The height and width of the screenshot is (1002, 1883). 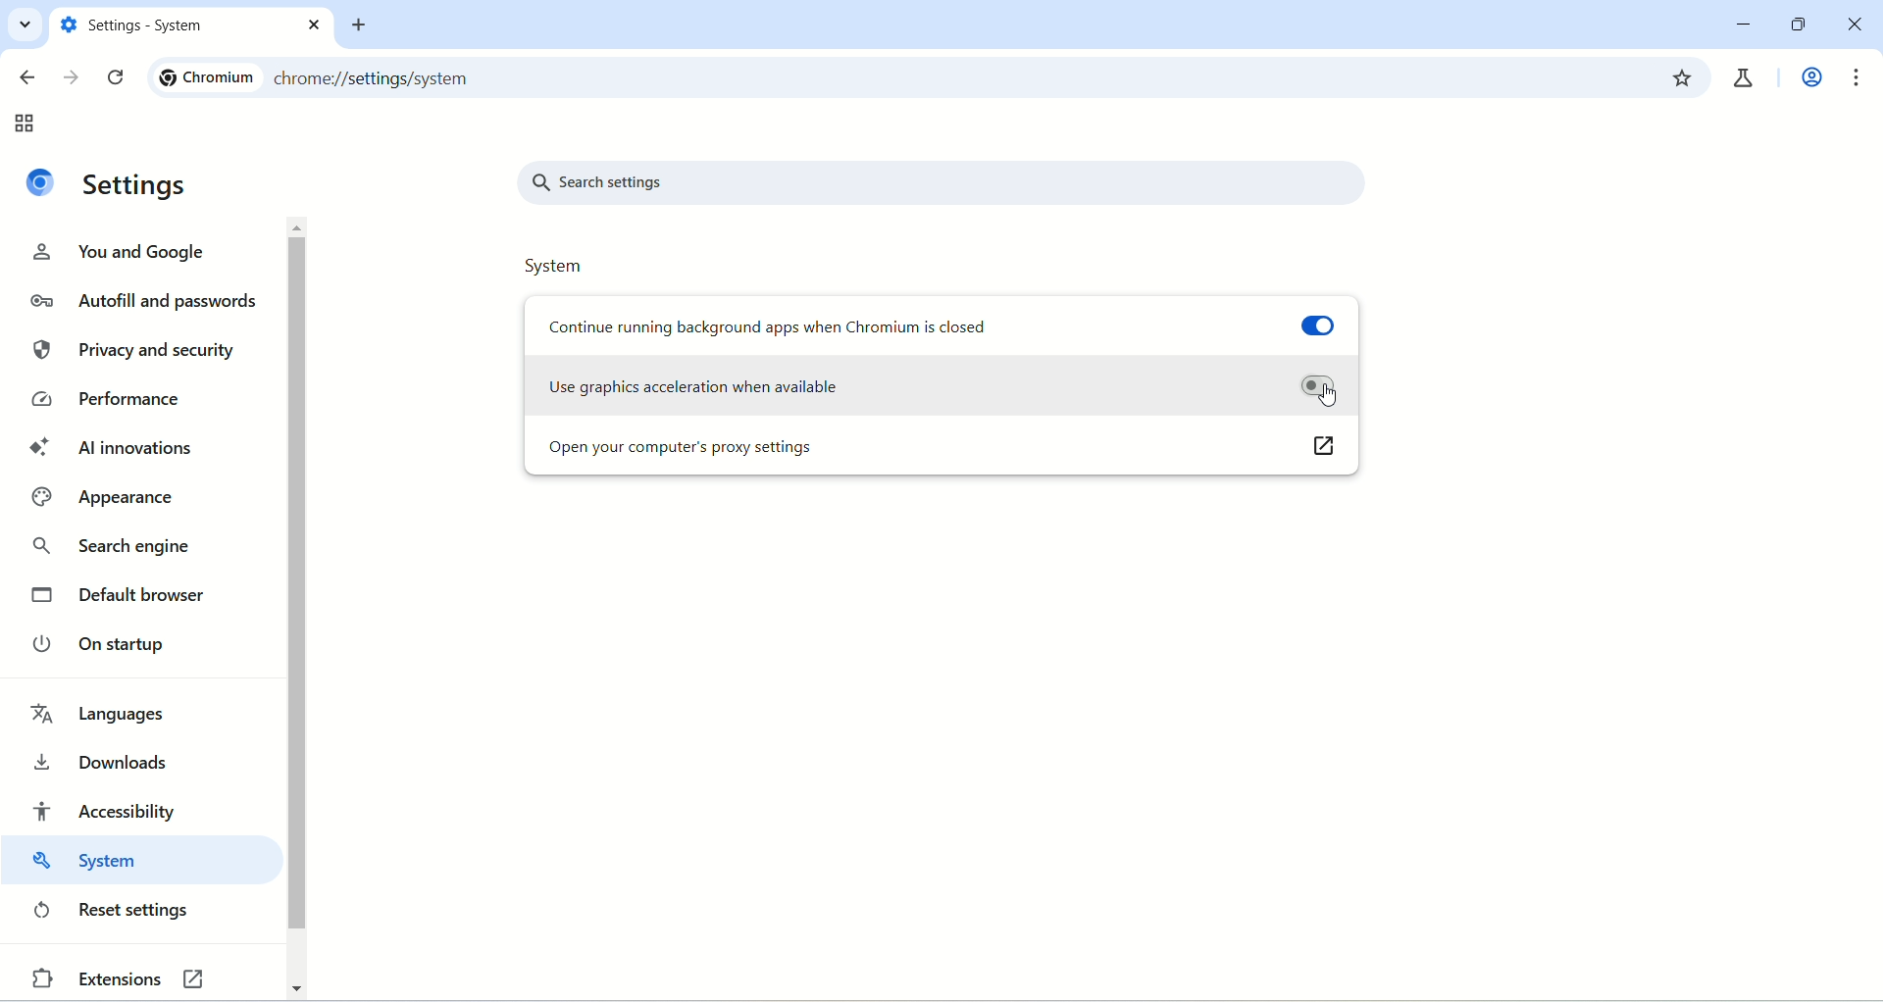 I want to click on new tab, so click(x=364, y=25).